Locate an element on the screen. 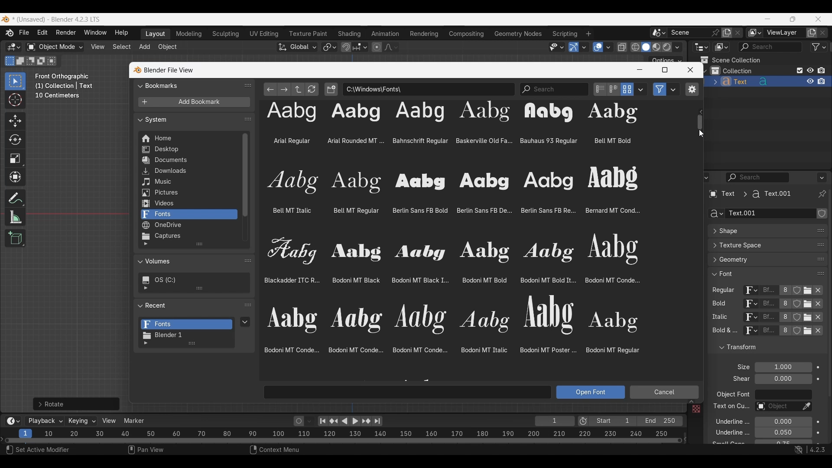 This screenshot has height=468, width=832. Show overlay is located at coordinates (598, 47).